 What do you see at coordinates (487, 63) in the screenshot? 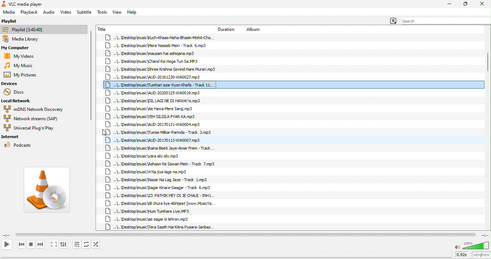
I see `vertical scroll bar` at bounding box center [487, 63].